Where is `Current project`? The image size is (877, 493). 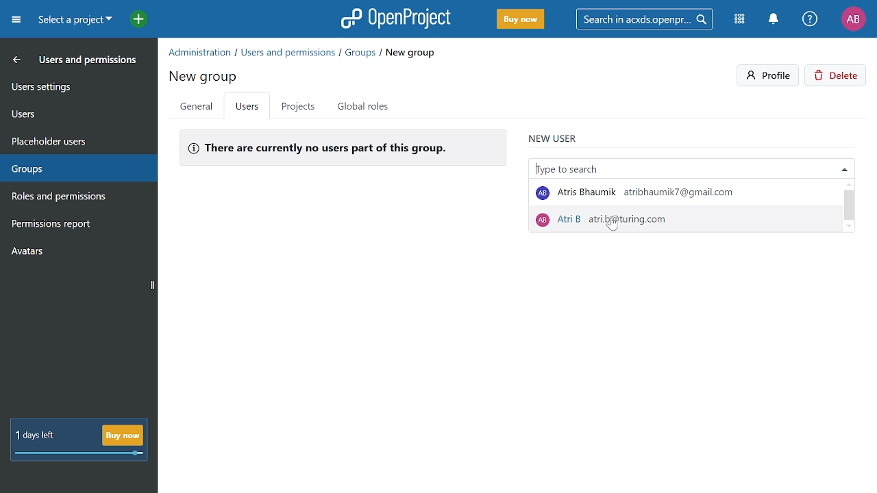
Current project is located at coordinates (73, 21).